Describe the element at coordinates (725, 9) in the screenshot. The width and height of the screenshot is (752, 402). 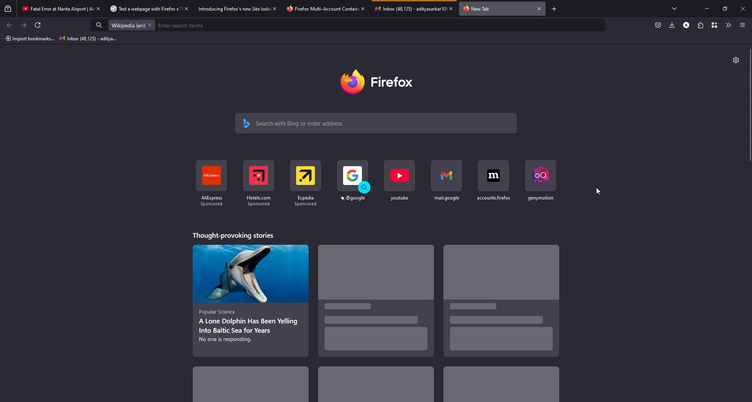
I see `maximize` at that location.